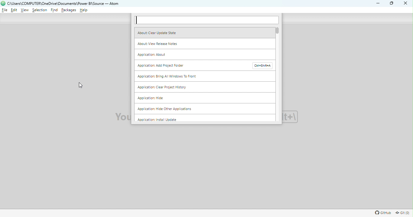  What do you see at coordinates (404, 4) in the screenshot?
I see `close` at bounding box center [404, 4].